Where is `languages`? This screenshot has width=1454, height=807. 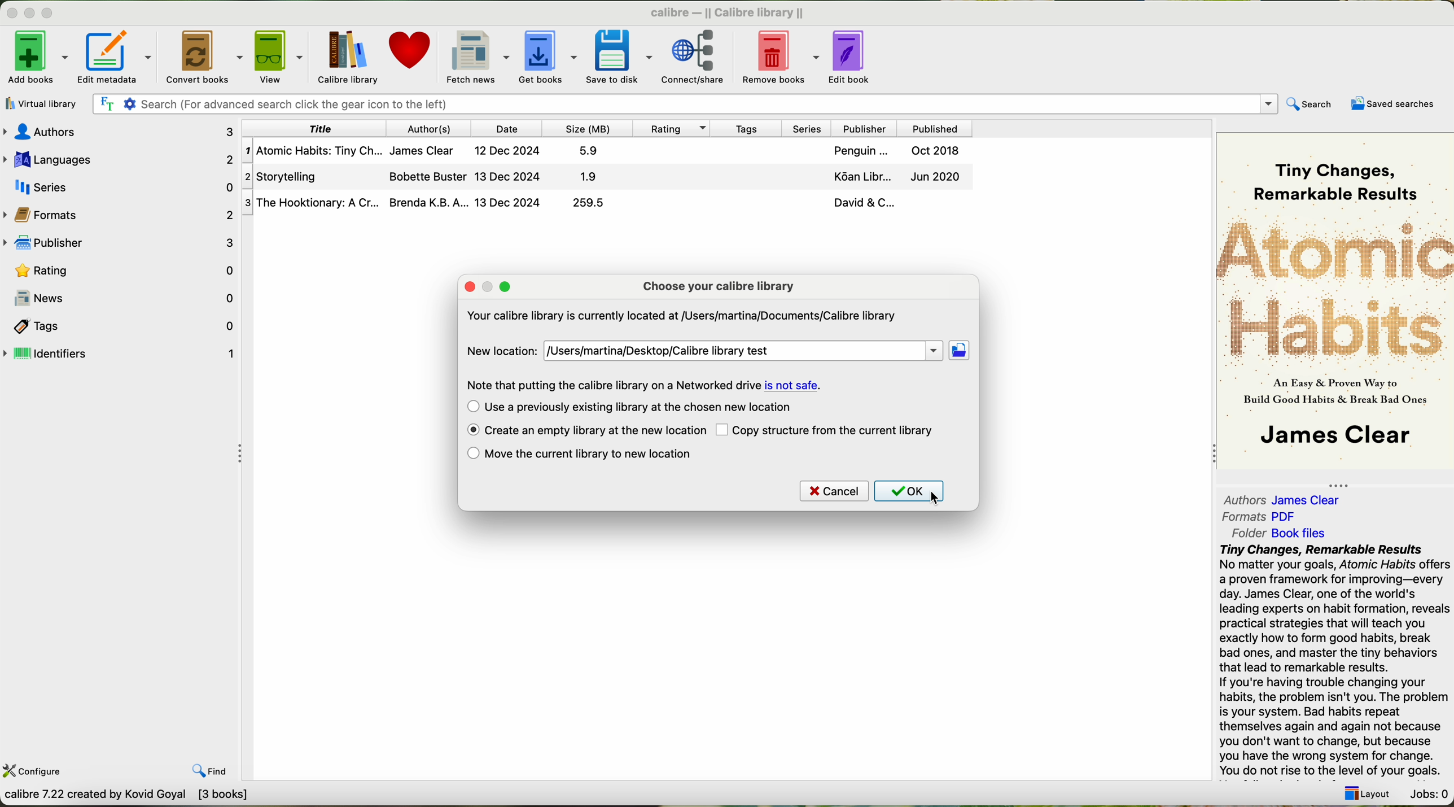
languages is located at coordinates (119, 158).